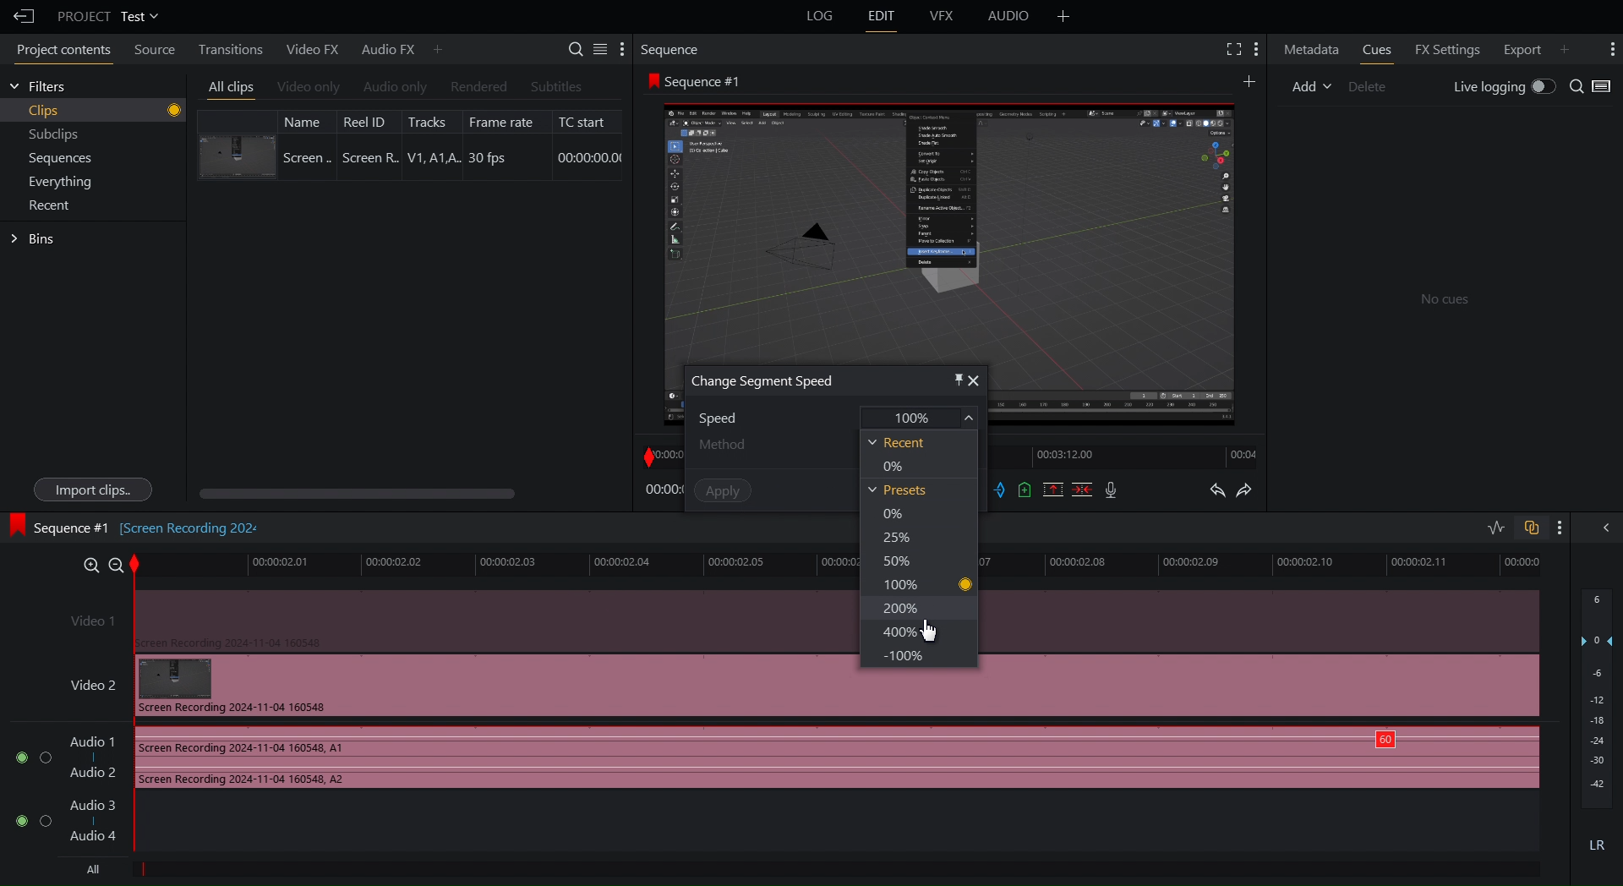 The height and width of the screenshot is (886, 1623). I want to click on Scroll bar, so click(386, 494).